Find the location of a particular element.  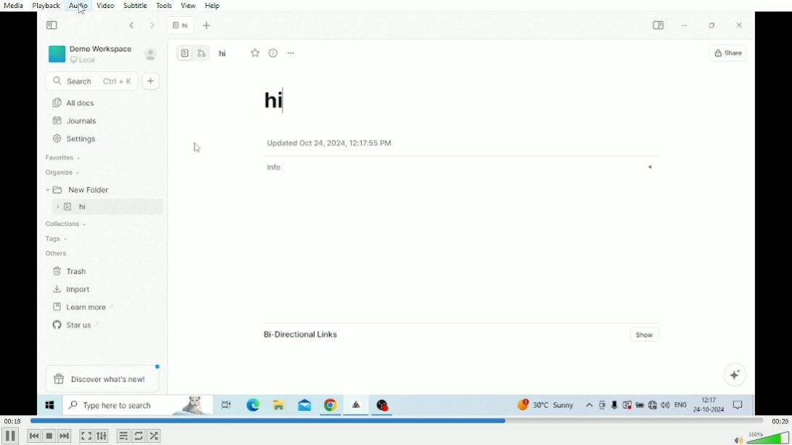

Pause/Play is located at coordinates (11, 436).